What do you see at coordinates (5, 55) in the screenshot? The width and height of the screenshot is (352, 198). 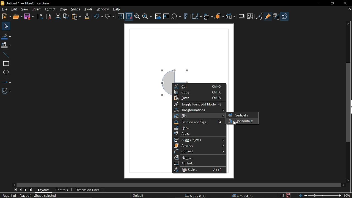 I see `Line` at bounding box center [5, 55].